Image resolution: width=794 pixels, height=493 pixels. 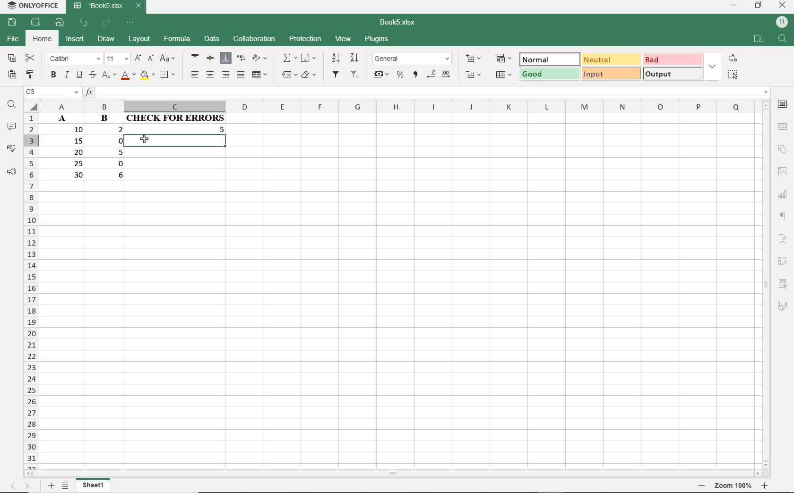 I want to click on ALIGN BOTTOM, so click(x=225, y=59).